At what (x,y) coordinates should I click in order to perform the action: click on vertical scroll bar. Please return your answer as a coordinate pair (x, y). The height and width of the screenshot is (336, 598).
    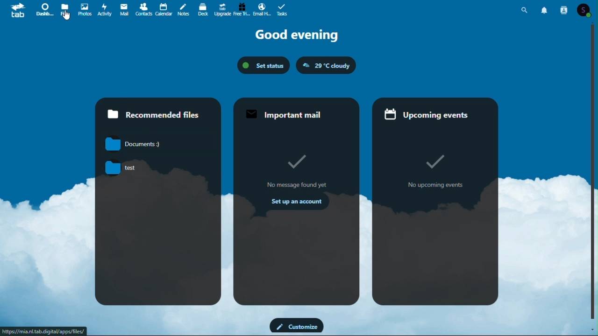
    Looking at the image, I should click on (594, 174).